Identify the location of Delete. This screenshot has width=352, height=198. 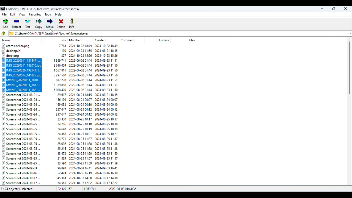
(61, 23).